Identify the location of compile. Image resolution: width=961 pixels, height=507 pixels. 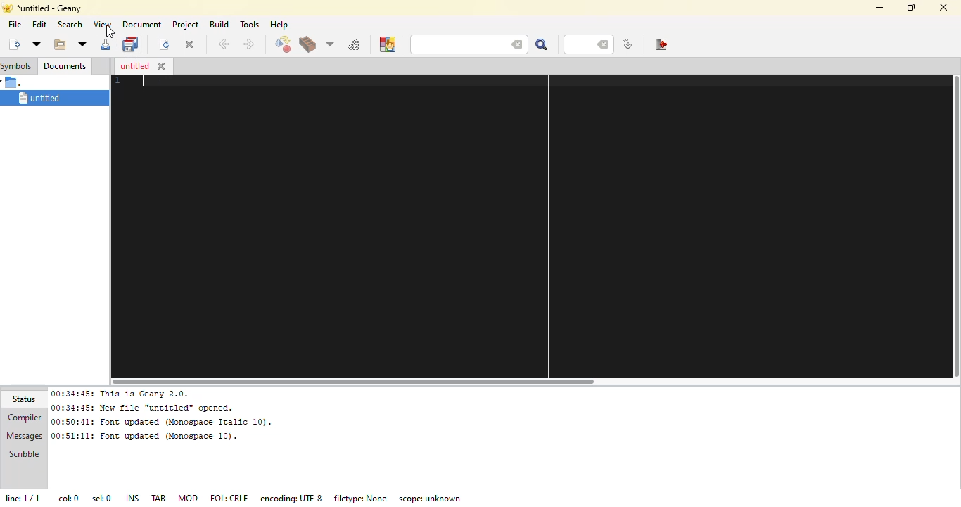
(282, 45).